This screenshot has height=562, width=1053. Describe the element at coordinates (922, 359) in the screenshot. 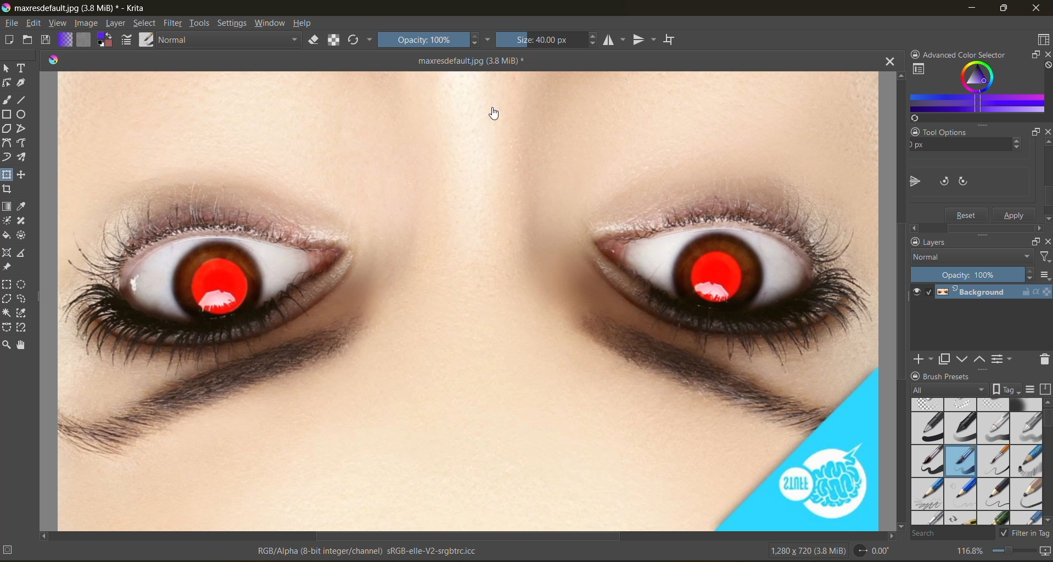

I see `add` at that location.